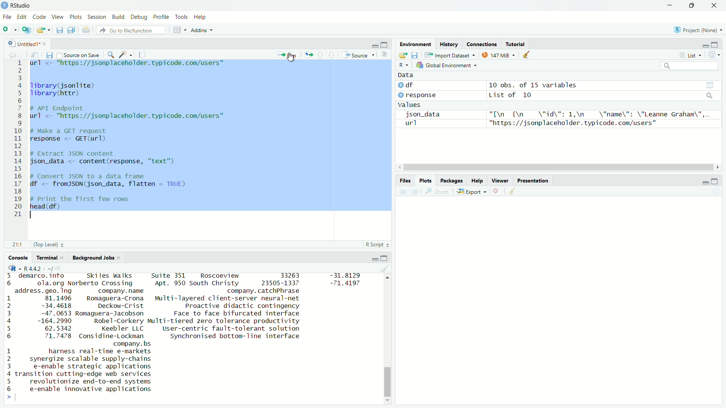 Image resolution: width=726 pixels, height=408 pixels. Describe the element at coordinates (12, 398) in the screenshot. I see `Move right` at that location.